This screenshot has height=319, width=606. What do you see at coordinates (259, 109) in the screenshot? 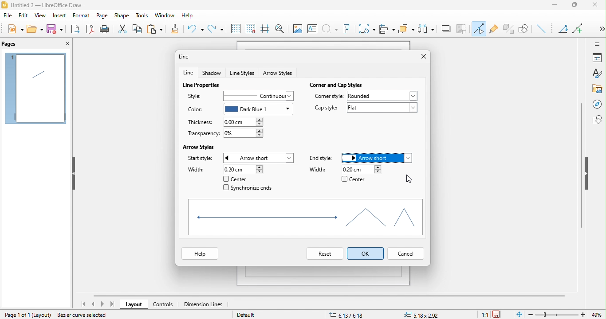
I see `dark blue 1` at bounding box center [259, 109].